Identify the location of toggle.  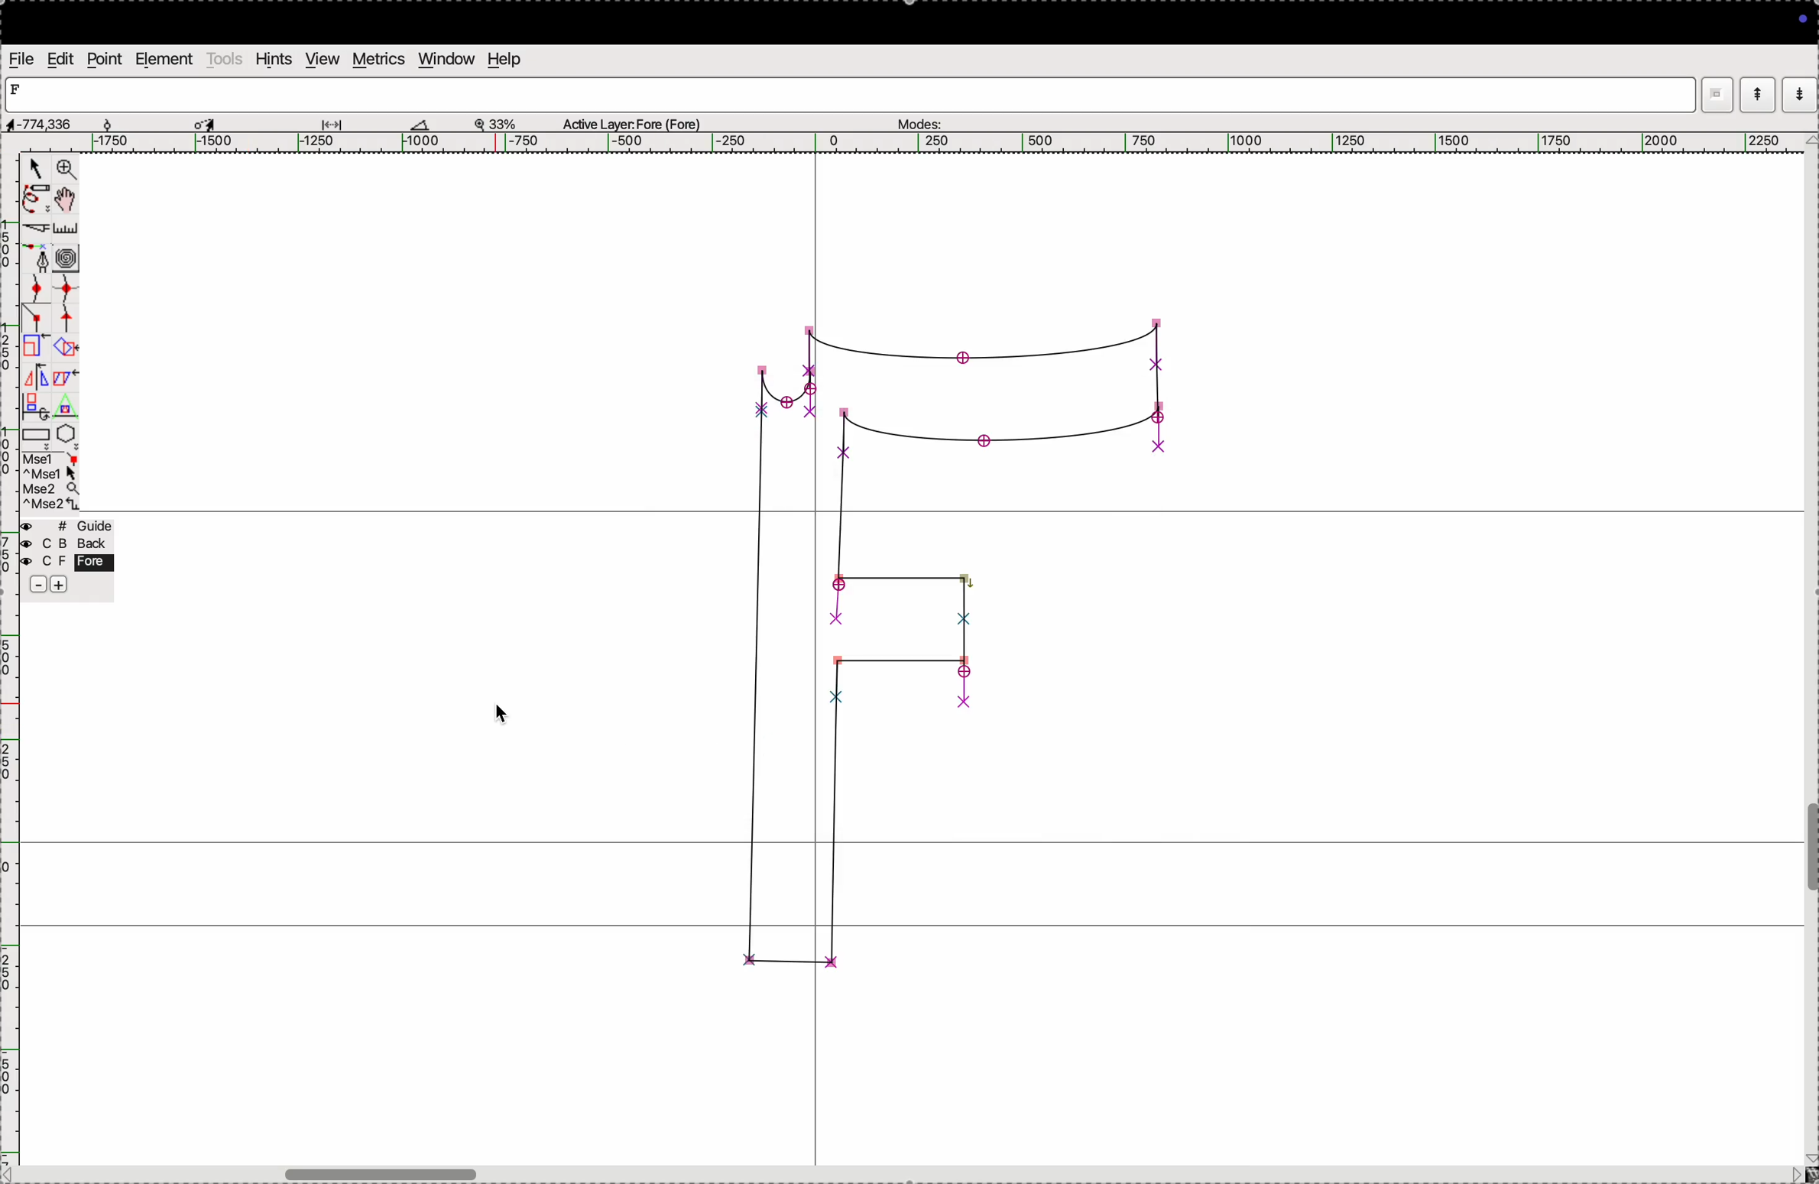
(67, 199).